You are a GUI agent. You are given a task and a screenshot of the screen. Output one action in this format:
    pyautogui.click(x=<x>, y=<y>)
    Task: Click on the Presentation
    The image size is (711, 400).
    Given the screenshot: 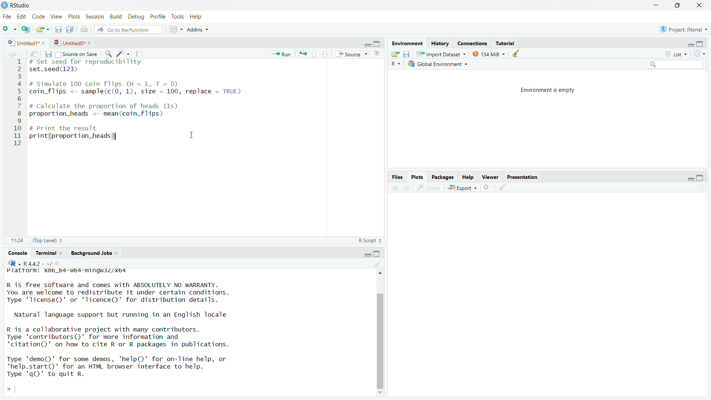 What is the action you would take?
    pyautogui.click(x=524, y=177)
    